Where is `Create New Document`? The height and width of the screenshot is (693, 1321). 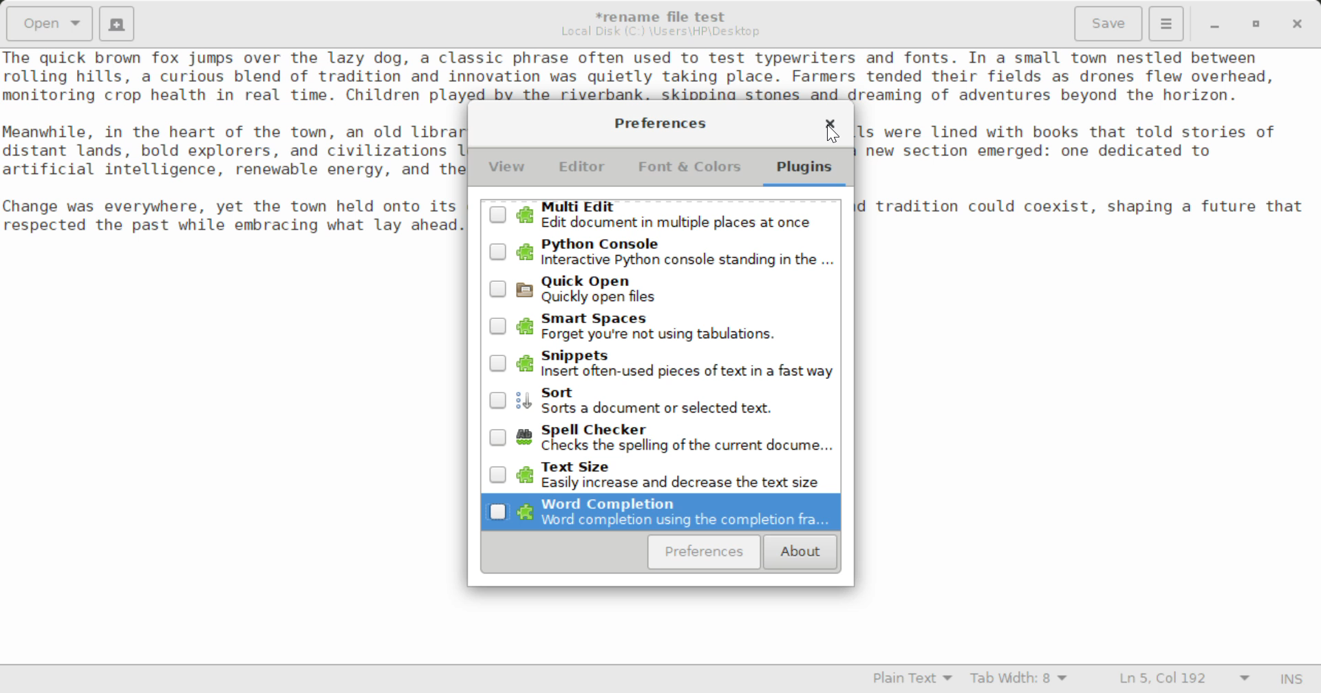 Create New Document is located at coordinates (116, 22).